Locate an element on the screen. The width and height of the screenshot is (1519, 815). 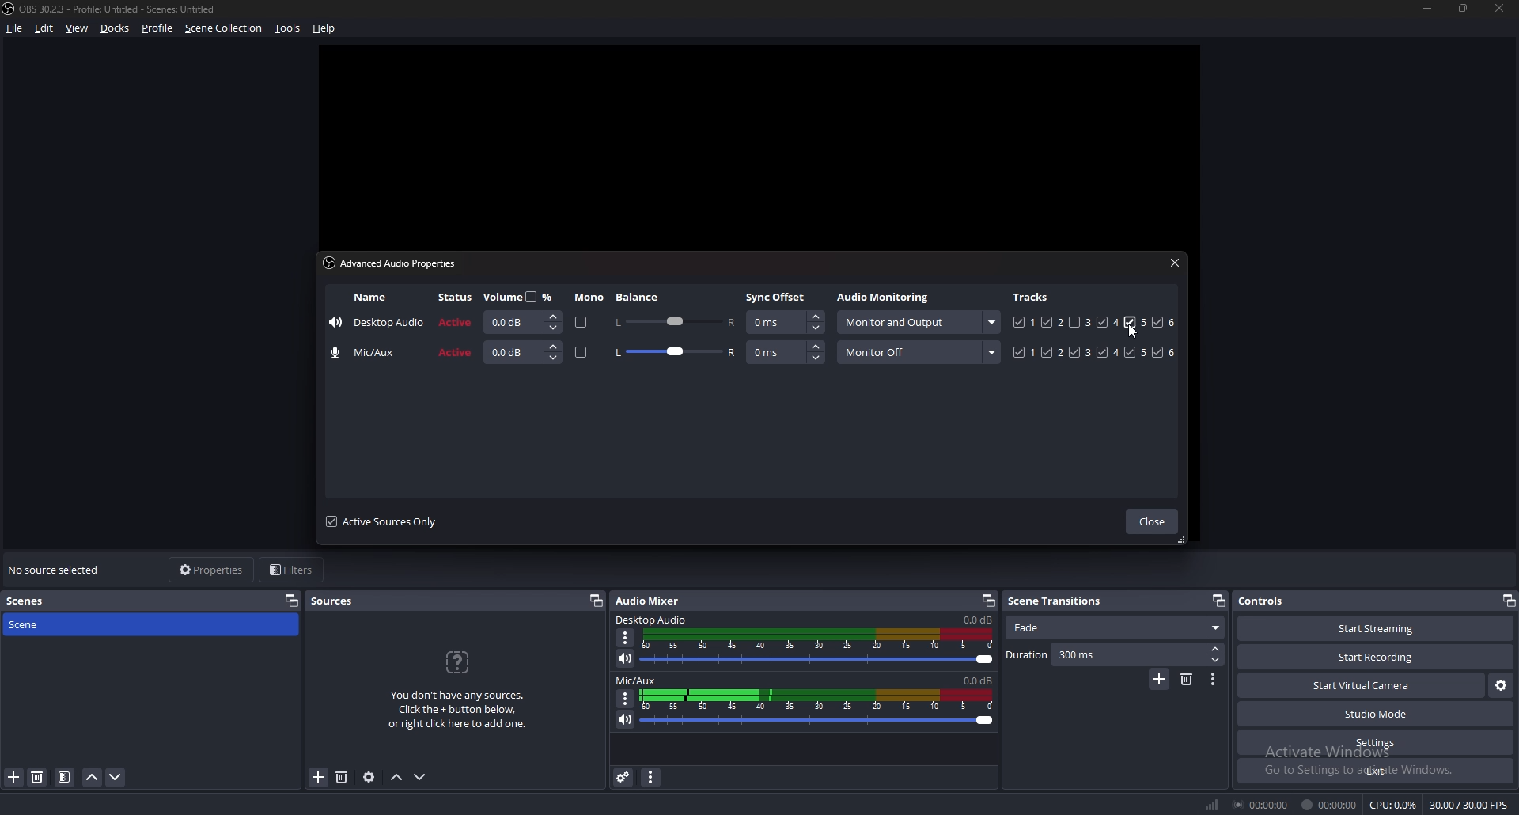
30.00 / 30.00 FPS is located at coordinates (1468, 805).